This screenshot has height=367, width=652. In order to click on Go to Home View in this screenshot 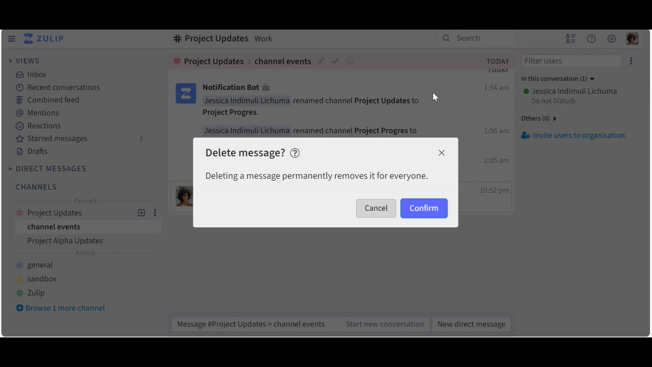, I will do `click(46, 38)`.